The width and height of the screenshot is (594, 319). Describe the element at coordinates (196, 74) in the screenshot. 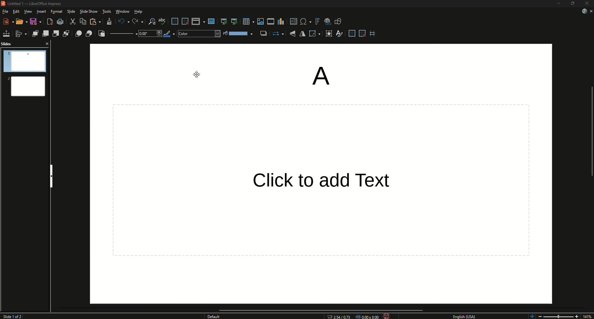

I see `Mouse` at that location.